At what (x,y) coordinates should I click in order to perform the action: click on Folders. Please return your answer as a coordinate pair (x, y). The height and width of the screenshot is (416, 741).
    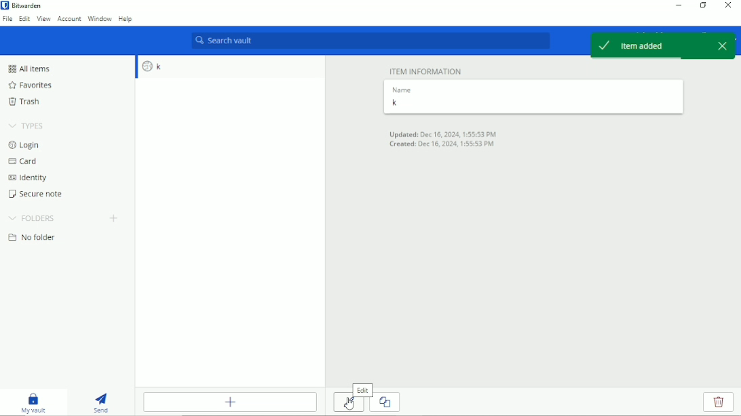
    Looking at the image, I should click on (32, 219).